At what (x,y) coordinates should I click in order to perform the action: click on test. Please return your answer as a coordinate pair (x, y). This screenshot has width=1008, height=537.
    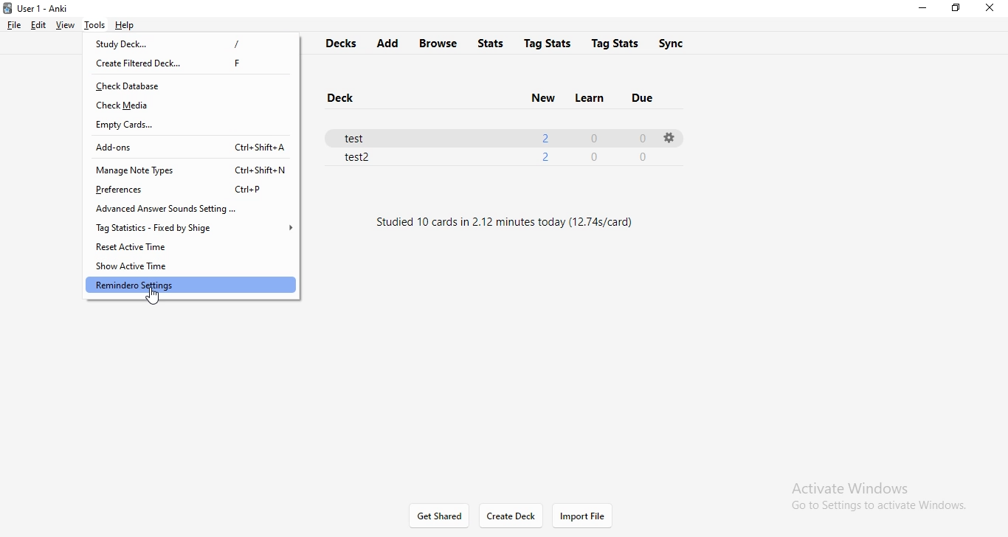
    Looking at the image, I should click on (361, 136).